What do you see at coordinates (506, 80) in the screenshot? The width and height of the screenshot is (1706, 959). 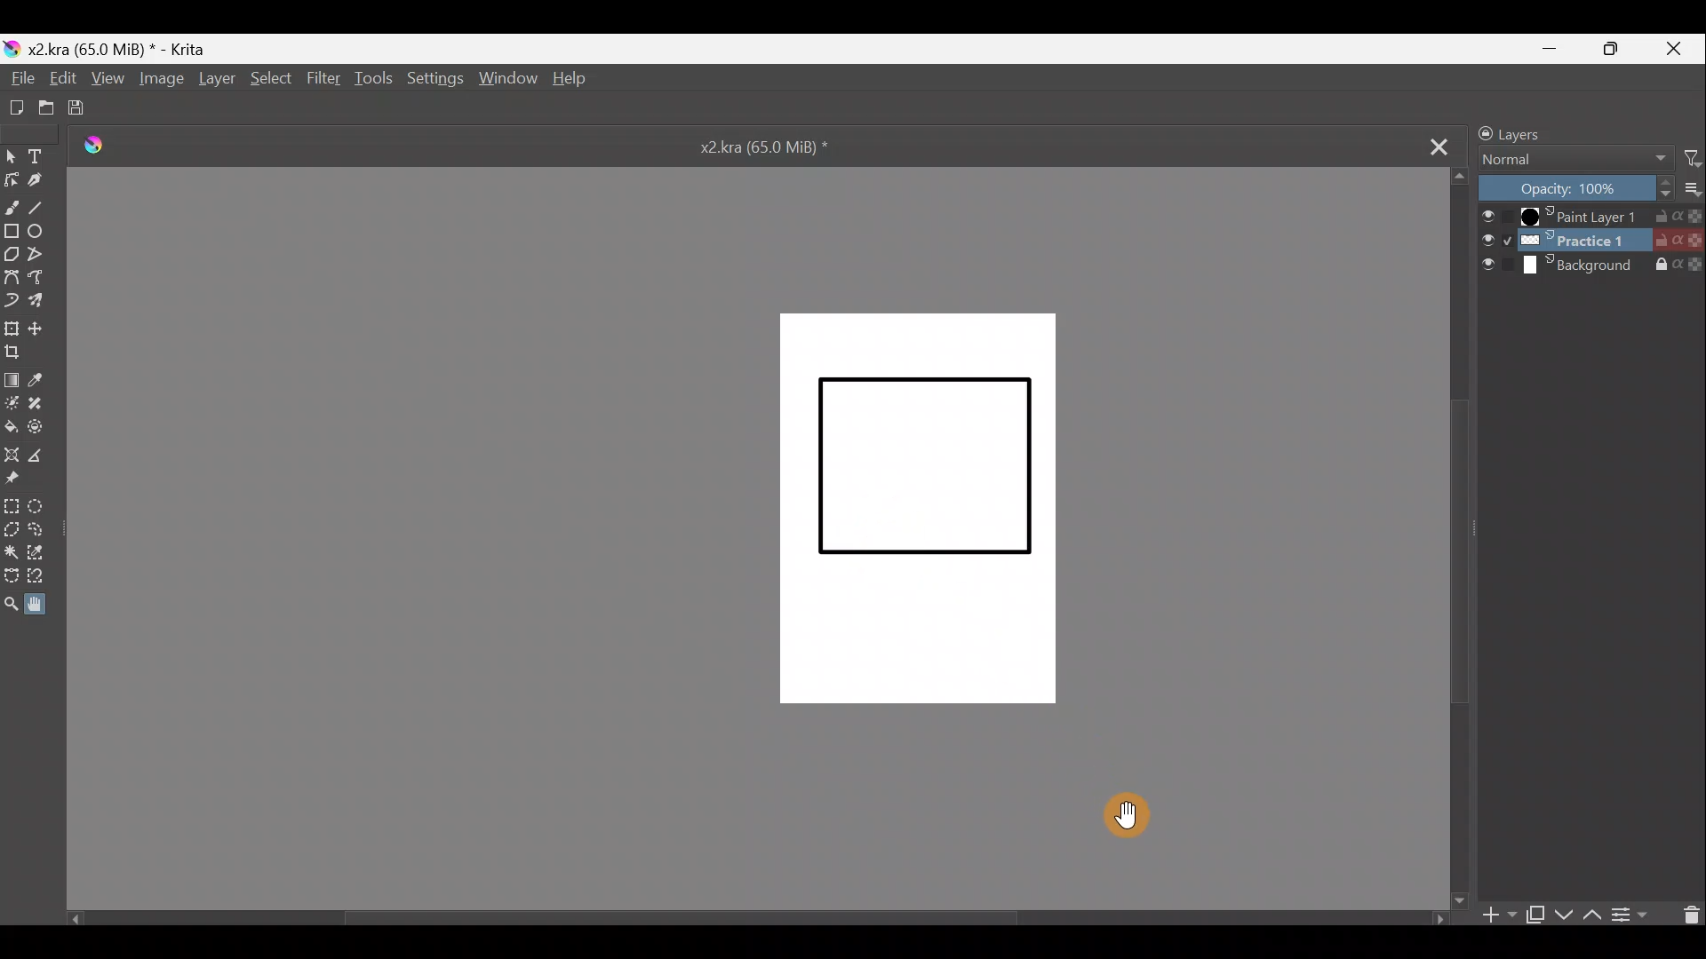 I see `Window` at bounding box center [506, 80].